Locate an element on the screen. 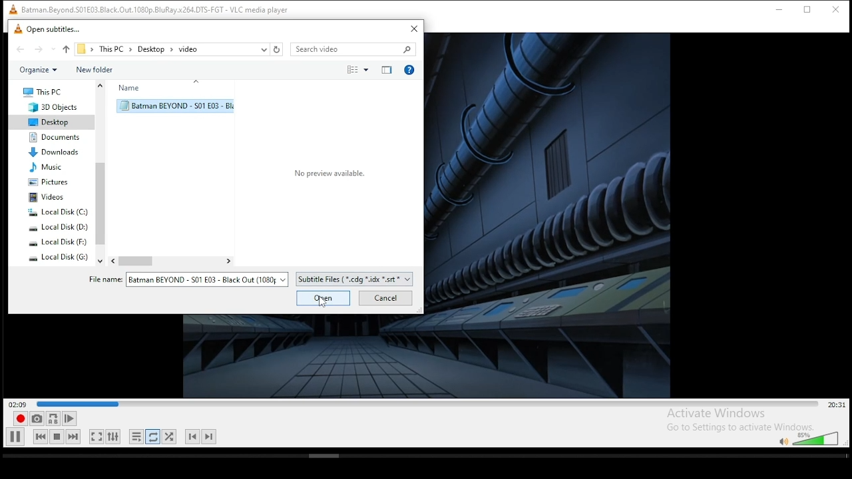 This screenshot has height=479, width=852. minimize is located at coordinates (777, 11).